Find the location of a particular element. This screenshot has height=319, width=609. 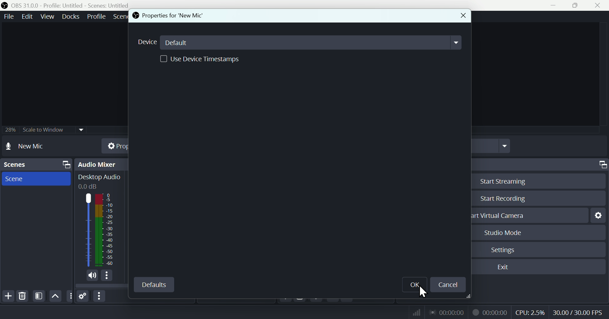

Settings is located at coordinates (600, 215).